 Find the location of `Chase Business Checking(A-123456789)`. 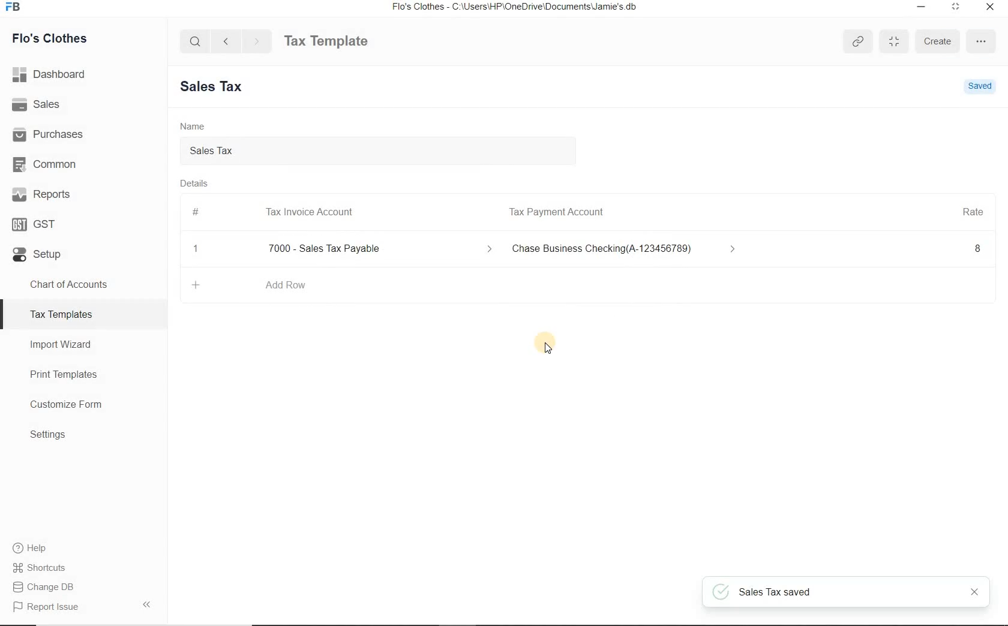

Chase Business Checking(A-123456789) is located at coordinates (626, 249).